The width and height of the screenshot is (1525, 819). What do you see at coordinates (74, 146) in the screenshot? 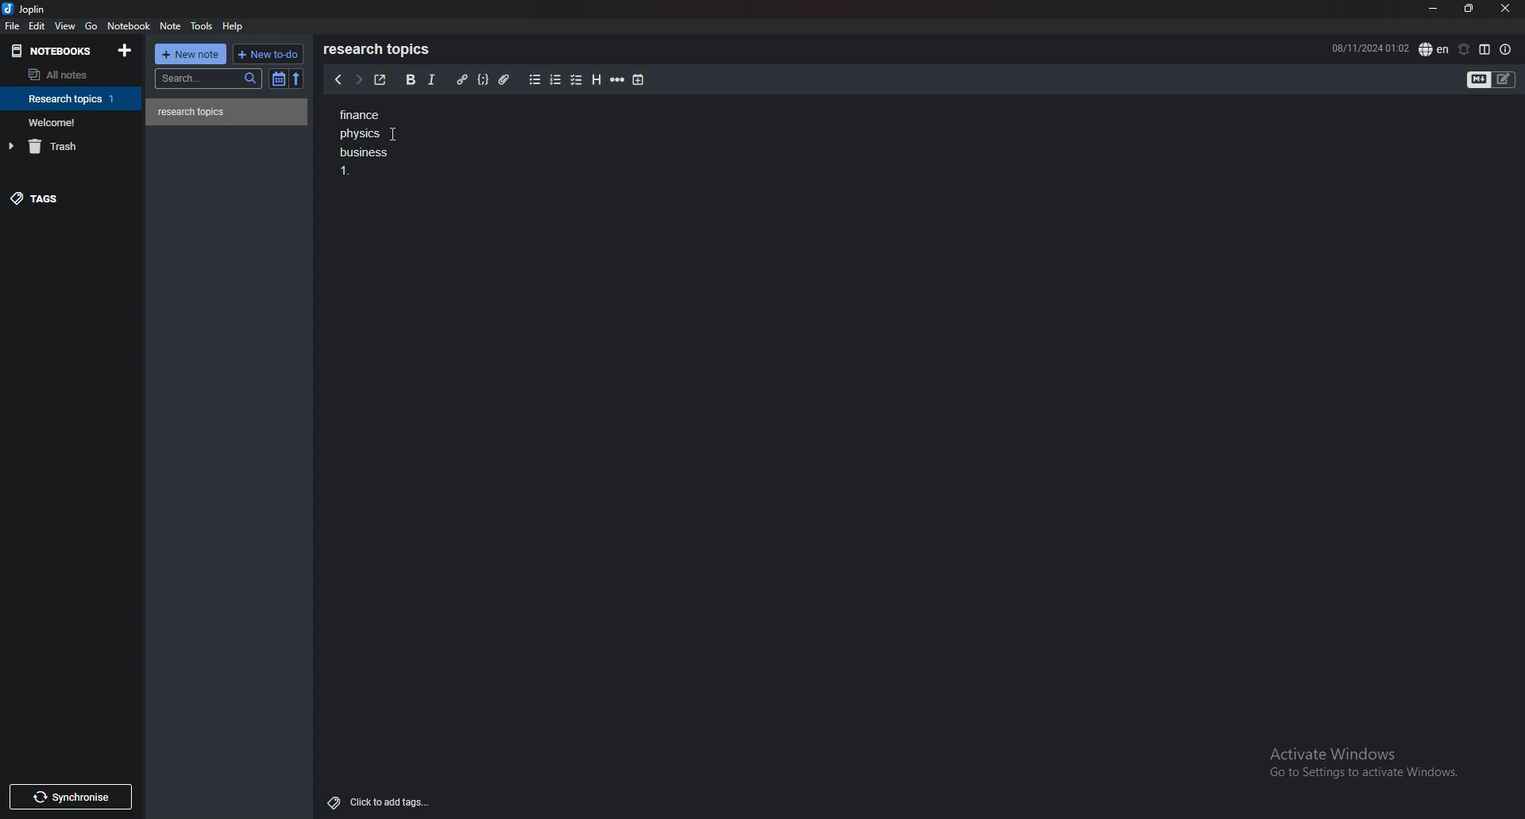
I see `trash` at bounding box center [74, 146].